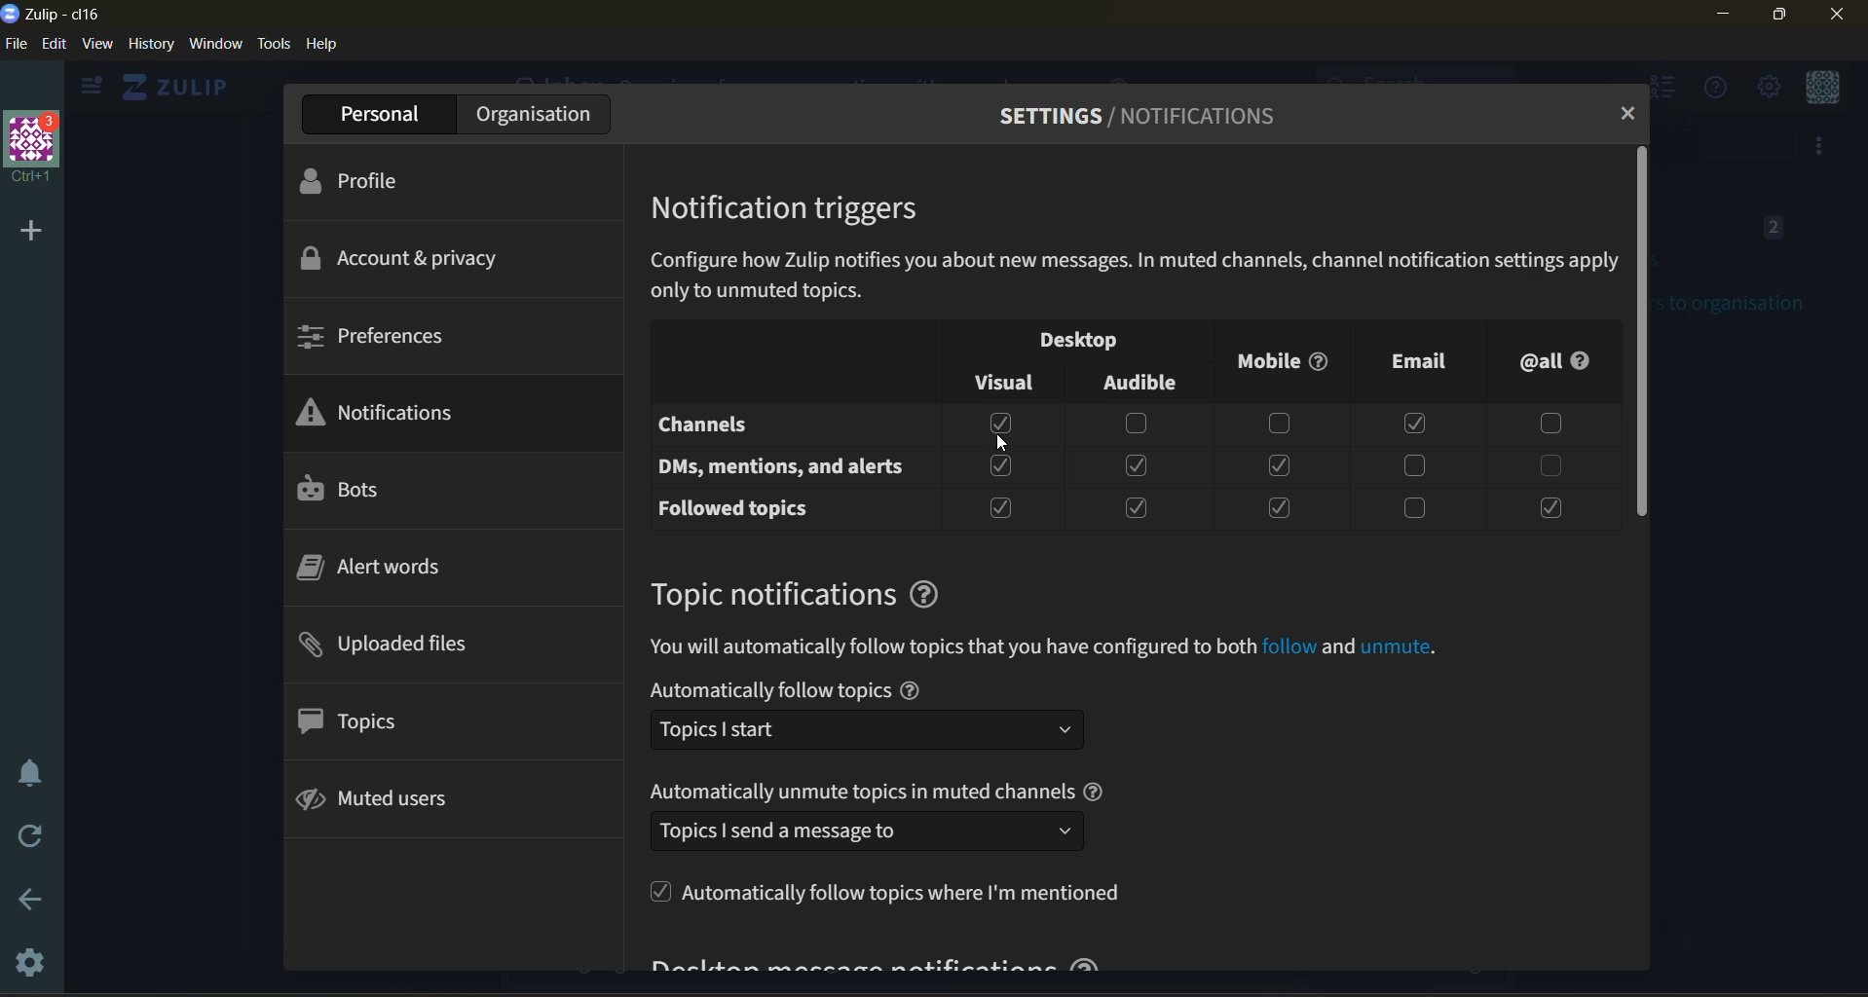 This screenshot has width=1868, height=997. I want to click on unmute, so click(1398, 648).